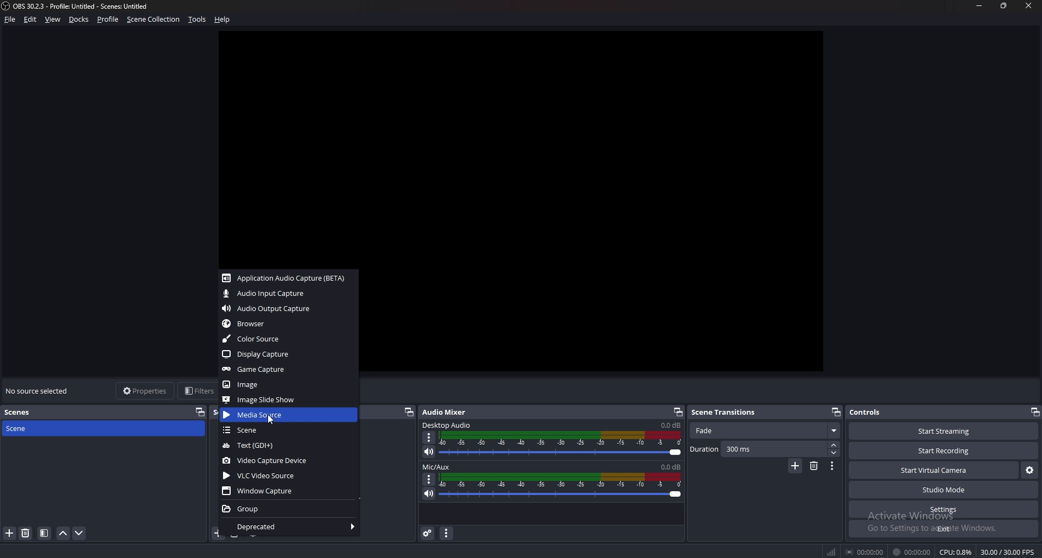 The image size is (1042, 558). Describe the element at coordinates (288, 294) in the screenshot. I see `audio input capture` at that location.